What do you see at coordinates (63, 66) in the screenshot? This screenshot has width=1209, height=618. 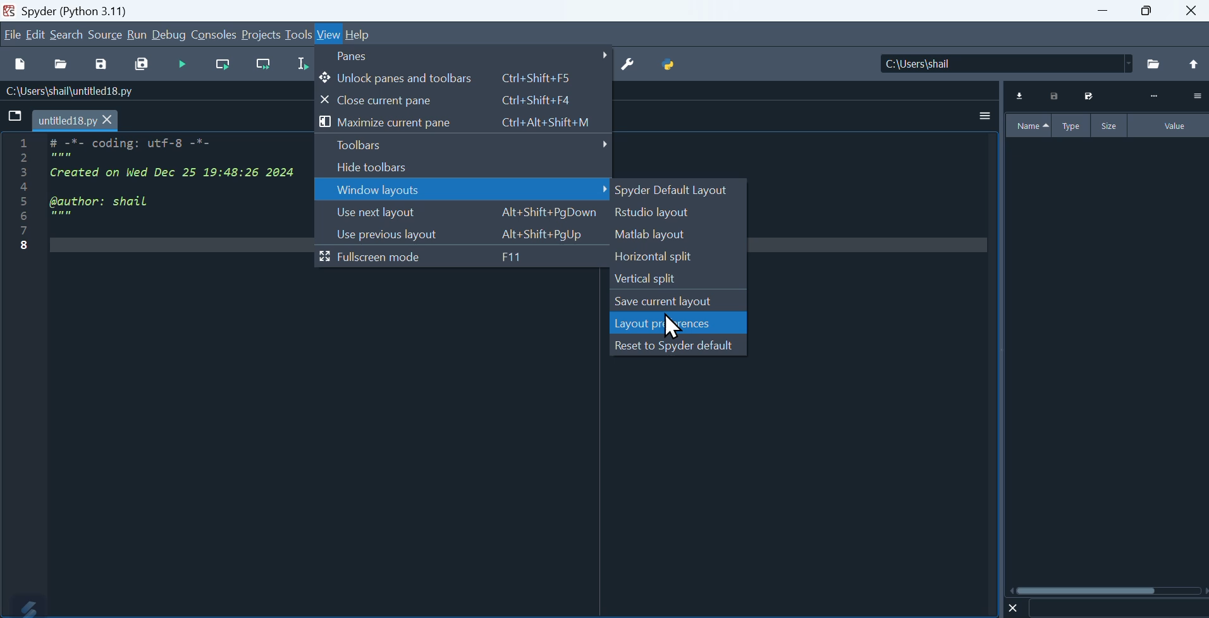 I see `Open` at bounding box center [63, 66].